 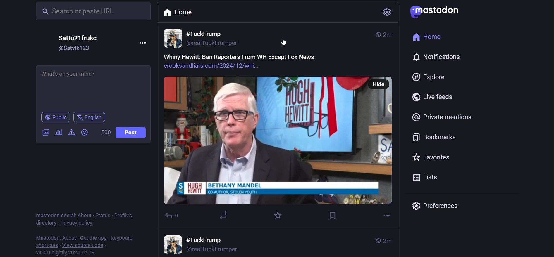 I want to click on post, so click(x=133, y=132).